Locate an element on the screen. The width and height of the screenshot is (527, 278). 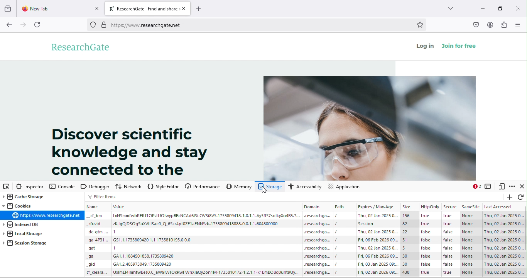
30 is located at coordinates (405, 256).